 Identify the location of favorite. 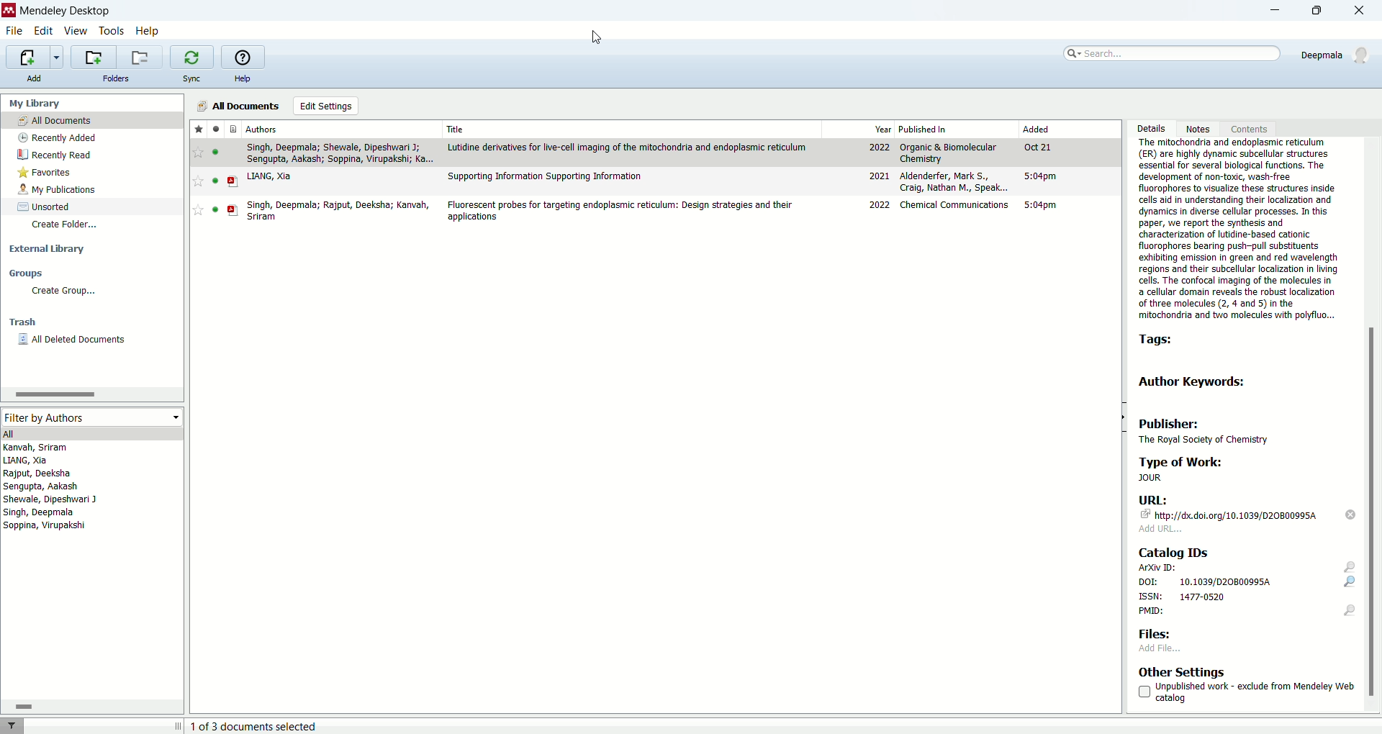
(198, 181).